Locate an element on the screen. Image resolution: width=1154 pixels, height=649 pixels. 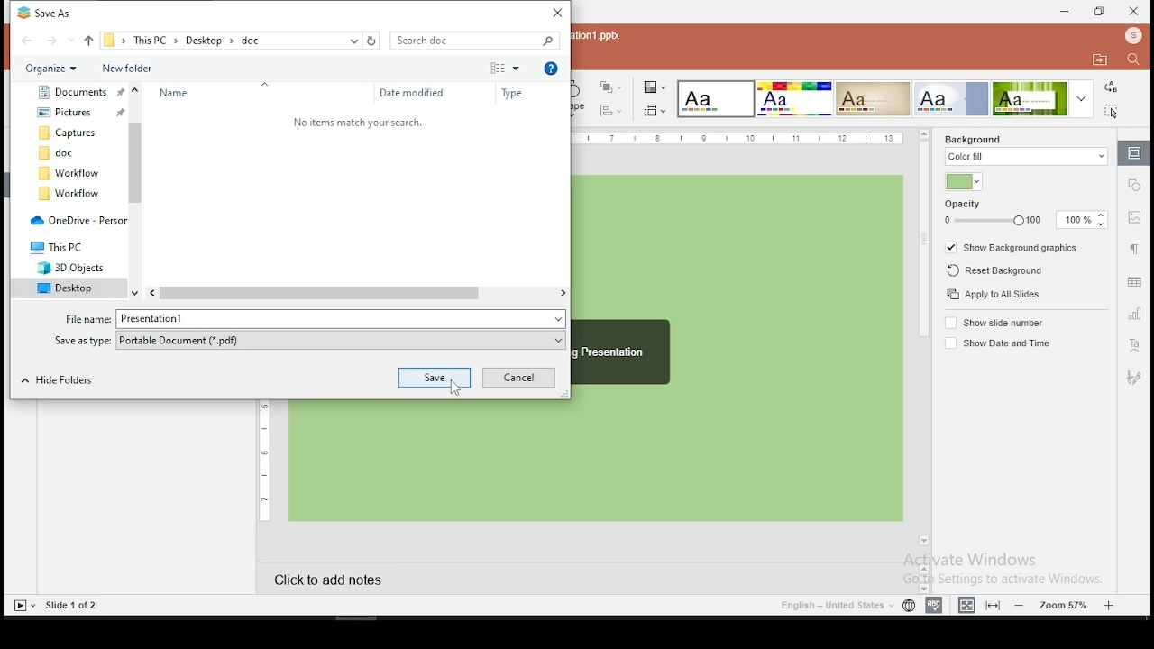
table settings is located at coordinates (1132, 281).